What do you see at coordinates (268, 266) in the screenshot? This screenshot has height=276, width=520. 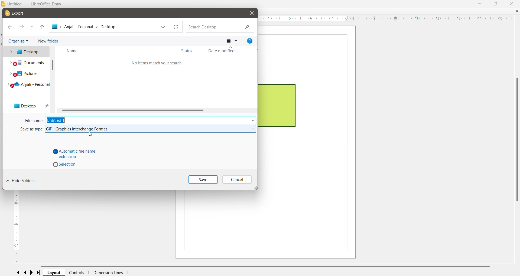 I see `Horizontal Scroll Bar` at bounding box center [268, 266].